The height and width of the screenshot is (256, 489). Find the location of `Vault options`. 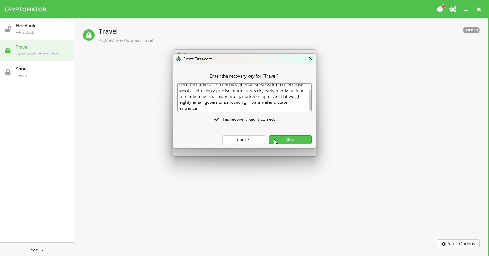

Vault options is located at coordinates (459, 243).